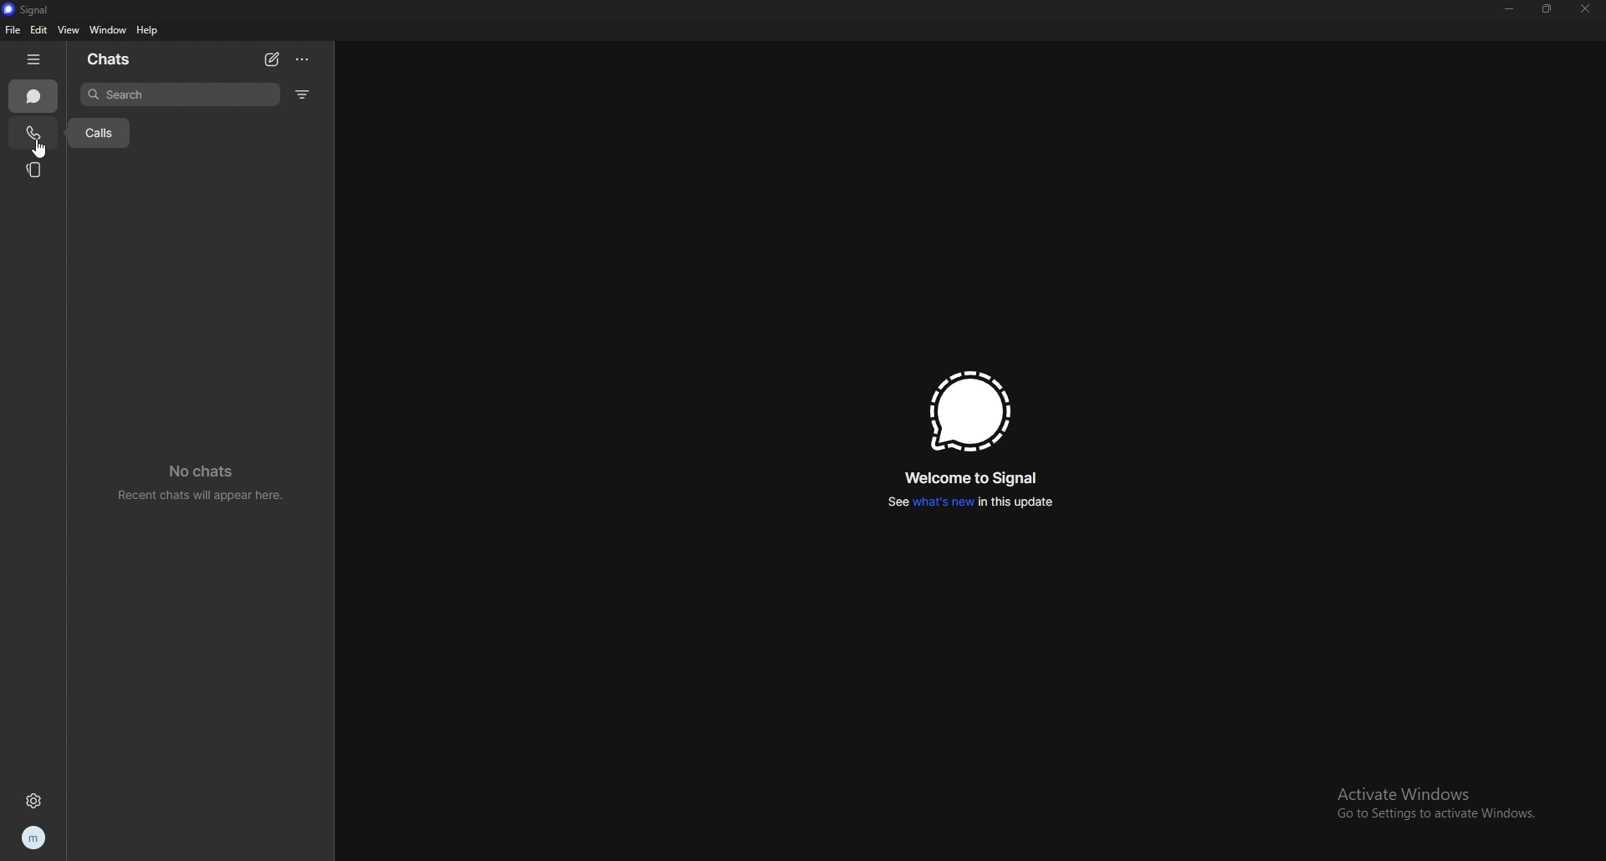 The height and width of the screenshot is (861, 1606). Describe the element at coordinates (120, 60) in the screenshot. I see `chats` at that location.